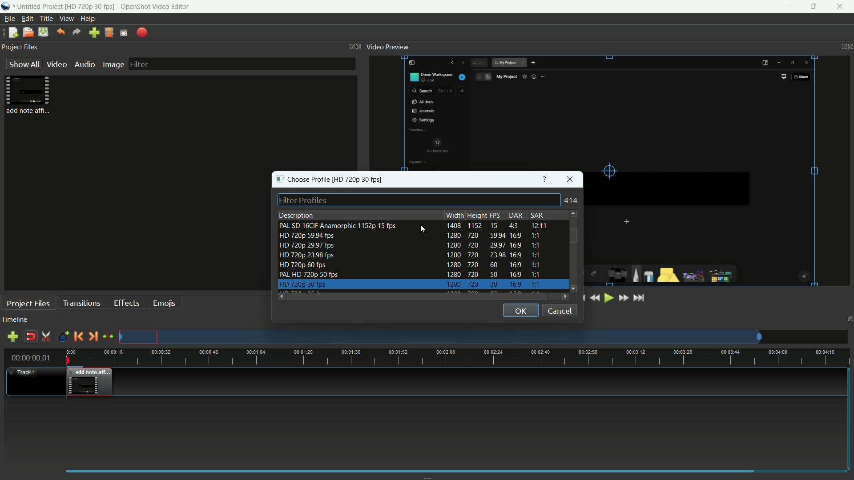 The image size is (854, 480). Describe the element at coordinates (412, 246) in the screenshot. I see `profile-3` at that location.